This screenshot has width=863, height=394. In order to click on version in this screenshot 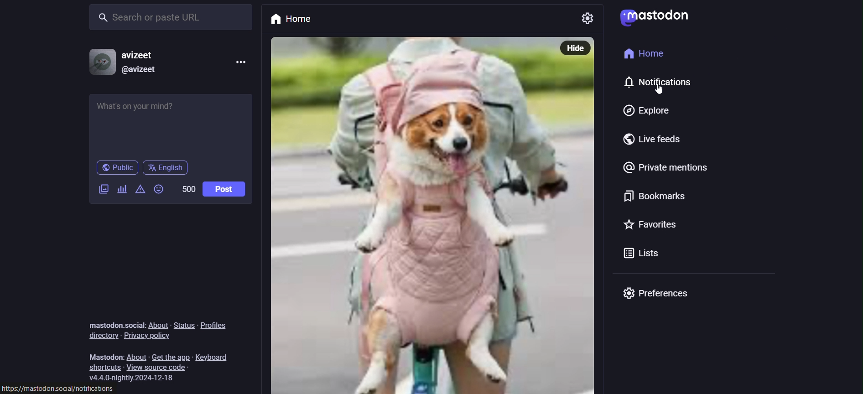, I will do `click(135, 378)`.